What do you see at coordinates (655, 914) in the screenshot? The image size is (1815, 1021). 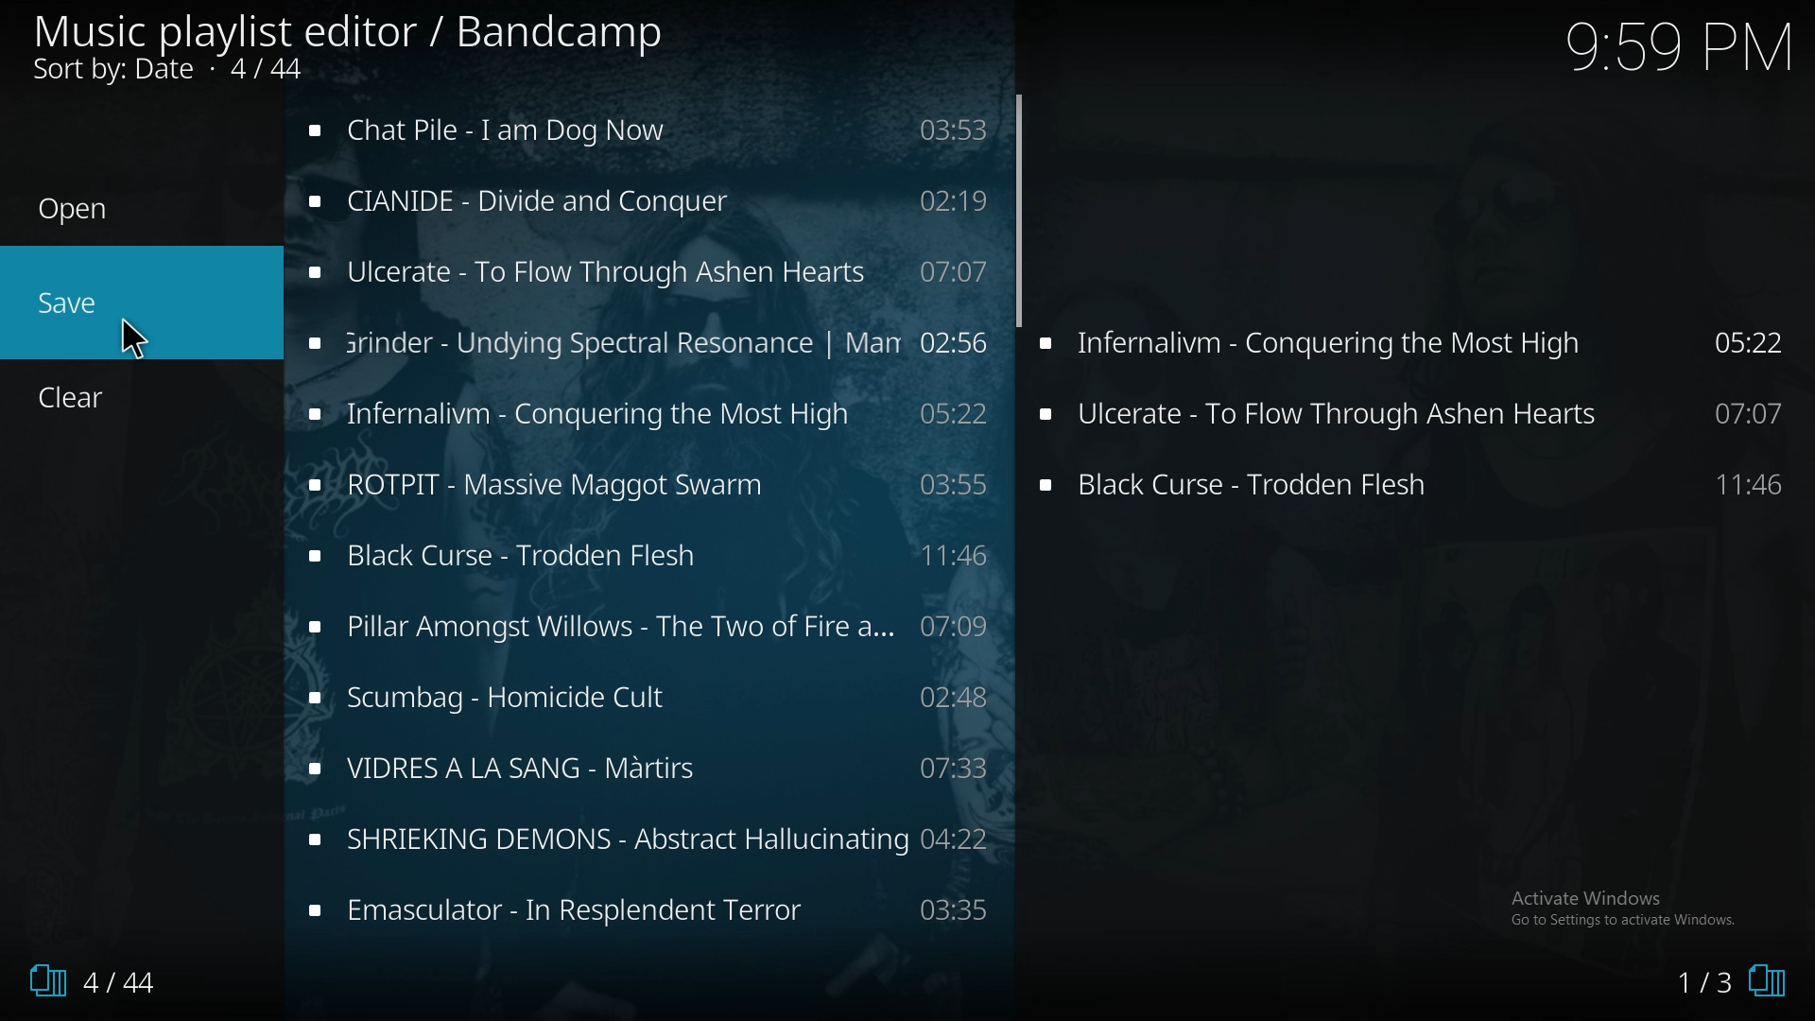 I see `music` at bounding box center [655, 914].